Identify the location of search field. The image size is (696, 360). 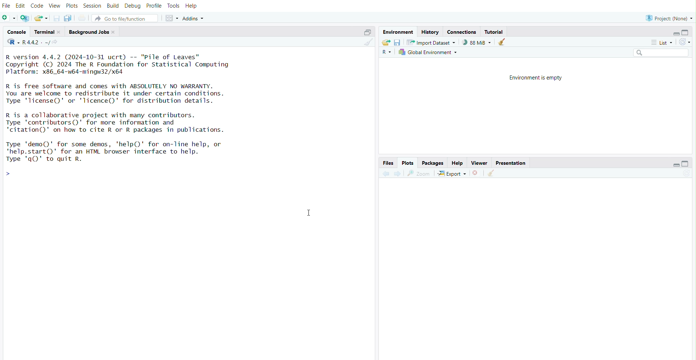
(662, 53).